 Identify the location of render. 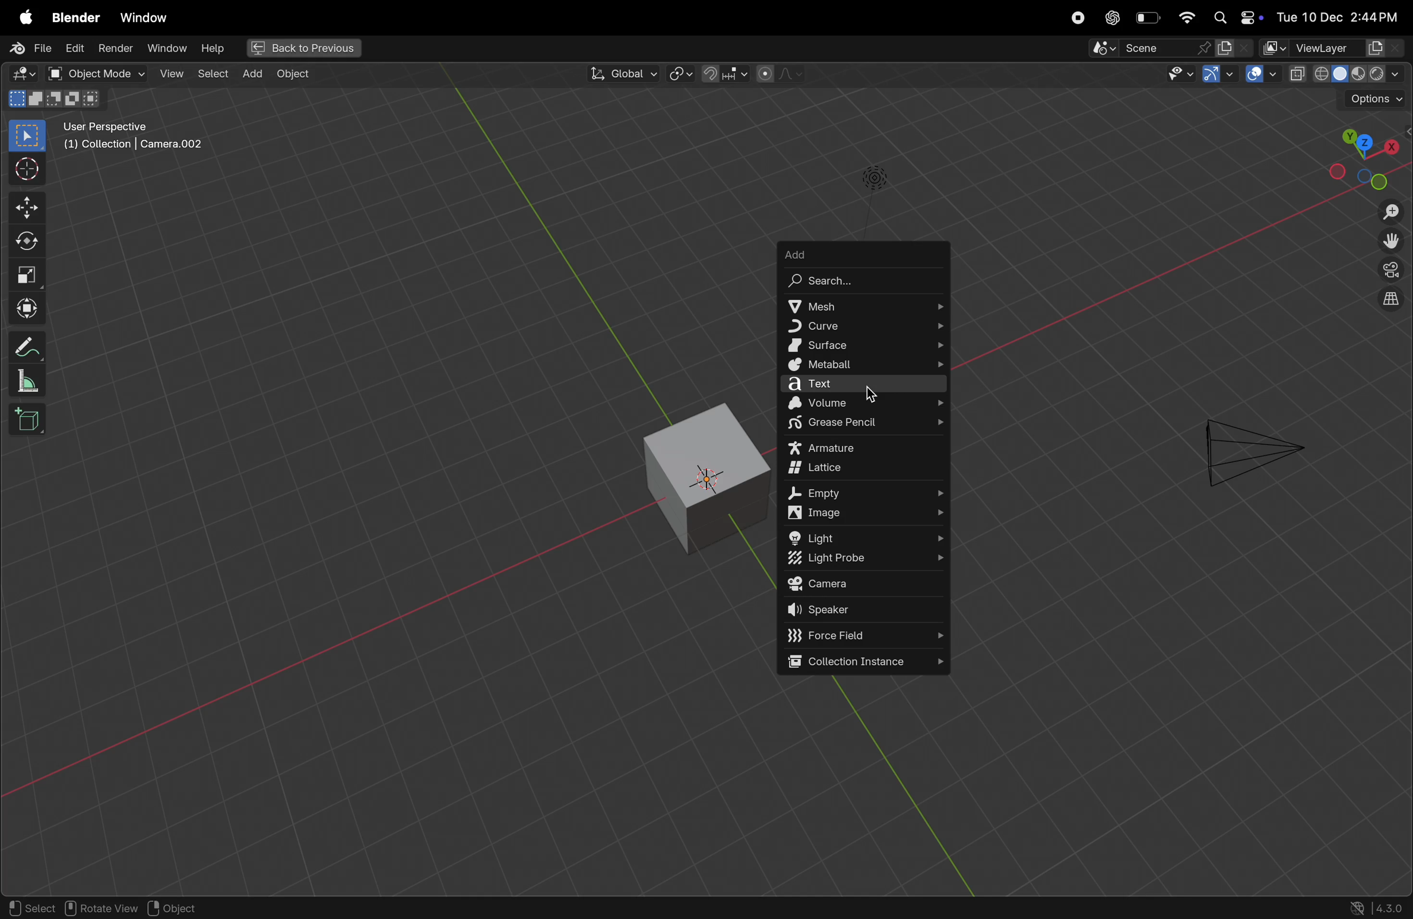
(115, 48).